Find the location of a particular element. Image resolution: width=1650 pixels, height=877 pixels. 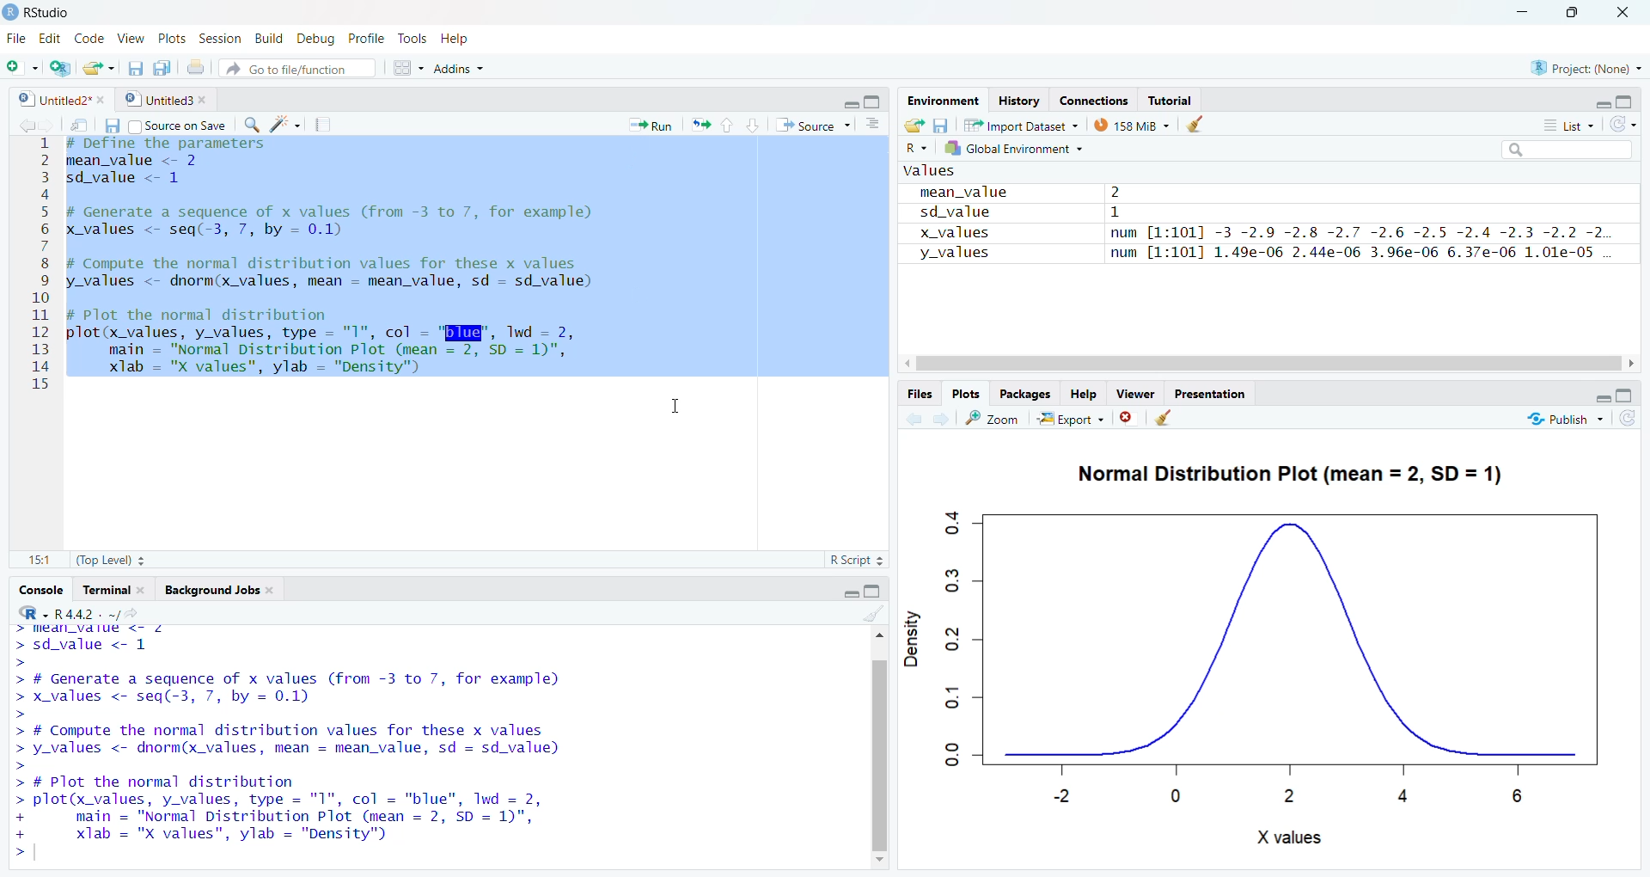

11 is located at coordinates (33, 556).